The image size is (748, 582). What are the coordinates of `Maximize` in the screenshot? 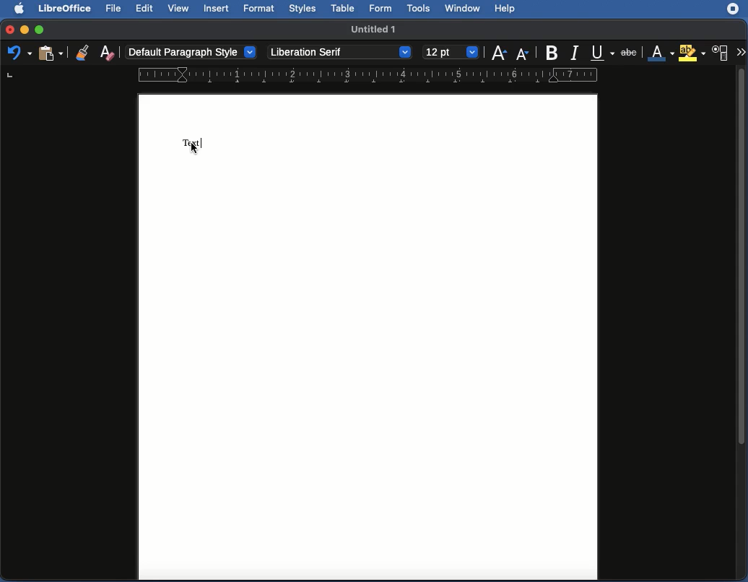 It's located at (40, 28).